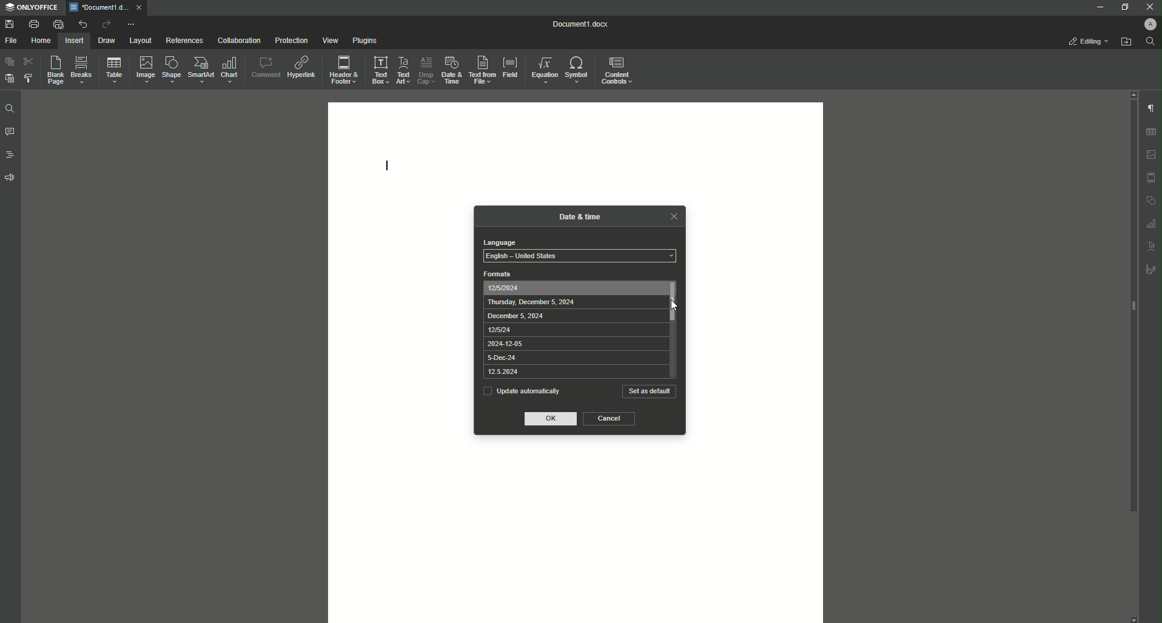 This screenshot has width=1162, height=623. What do you see at coordinates (327, 40) in the screenshot?
I see `View` at bounding box center [327, 40].